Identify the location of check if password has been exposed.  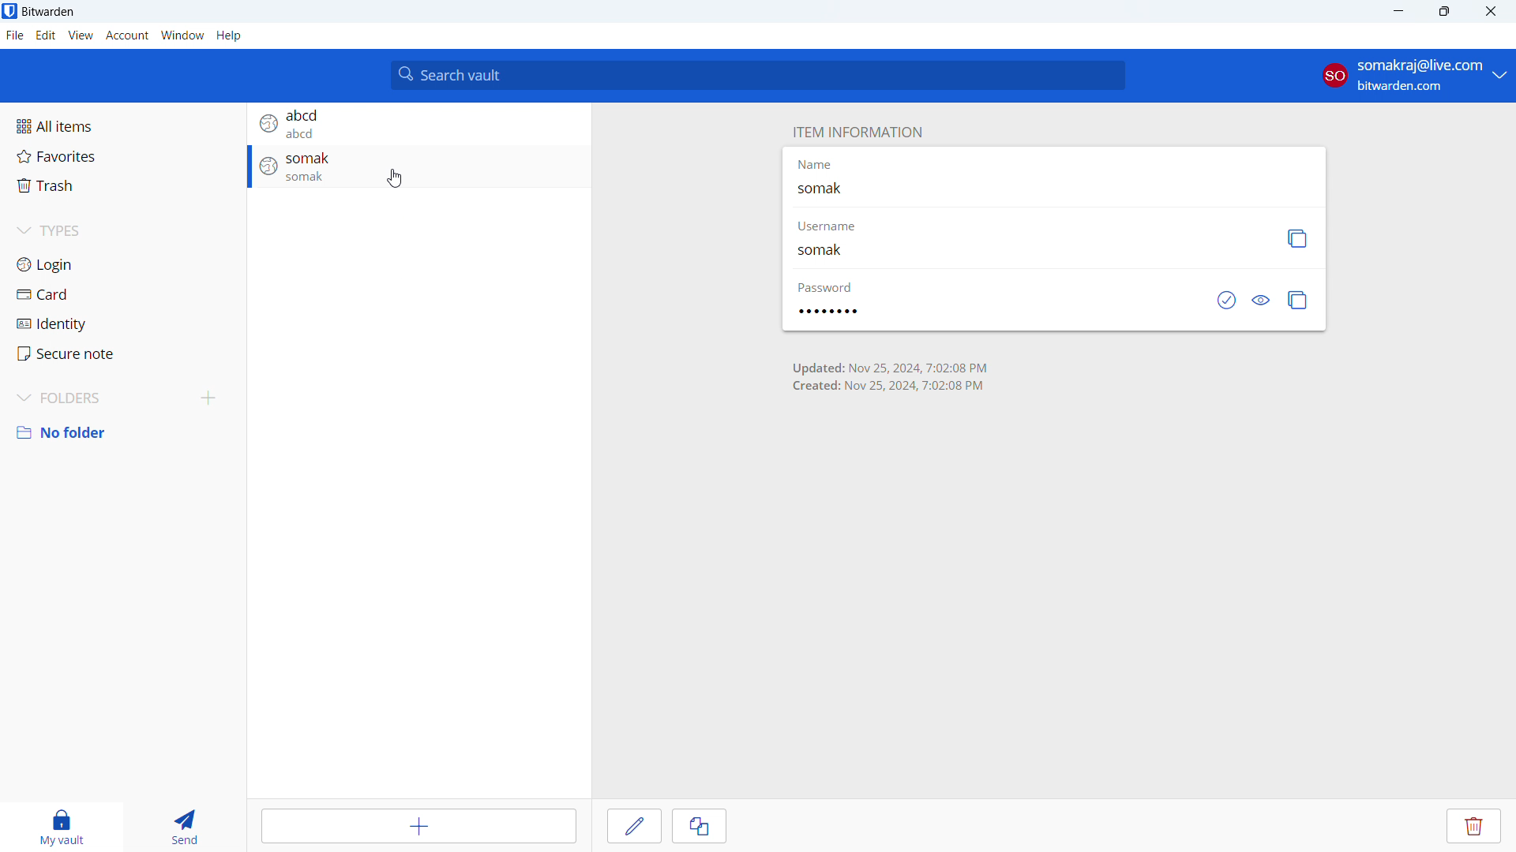
(1226, 300).